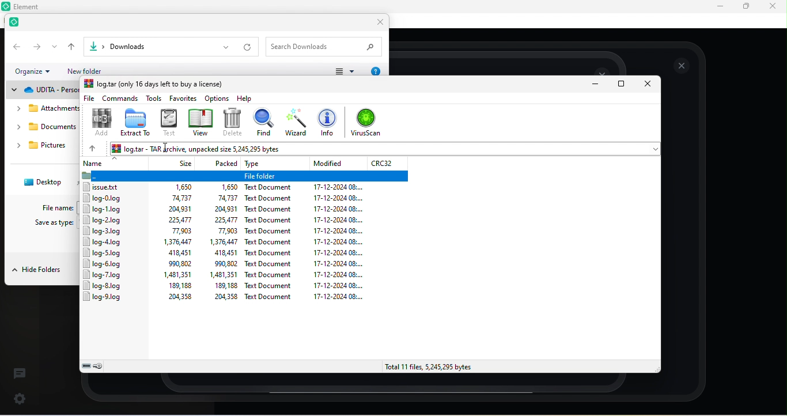 Image resolution: width=787 pixels, height=416 pixels. I want to click on 1,650, so click(230, 187).